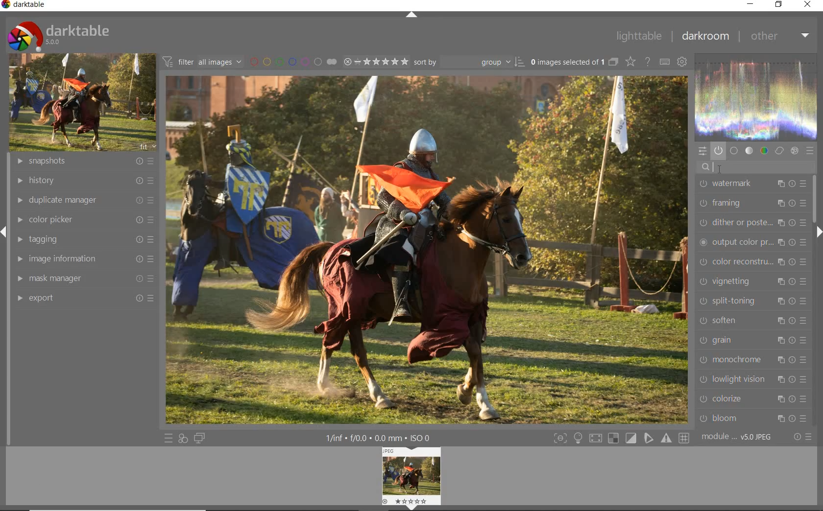  I want to click on darkroom, so click(705, 37).